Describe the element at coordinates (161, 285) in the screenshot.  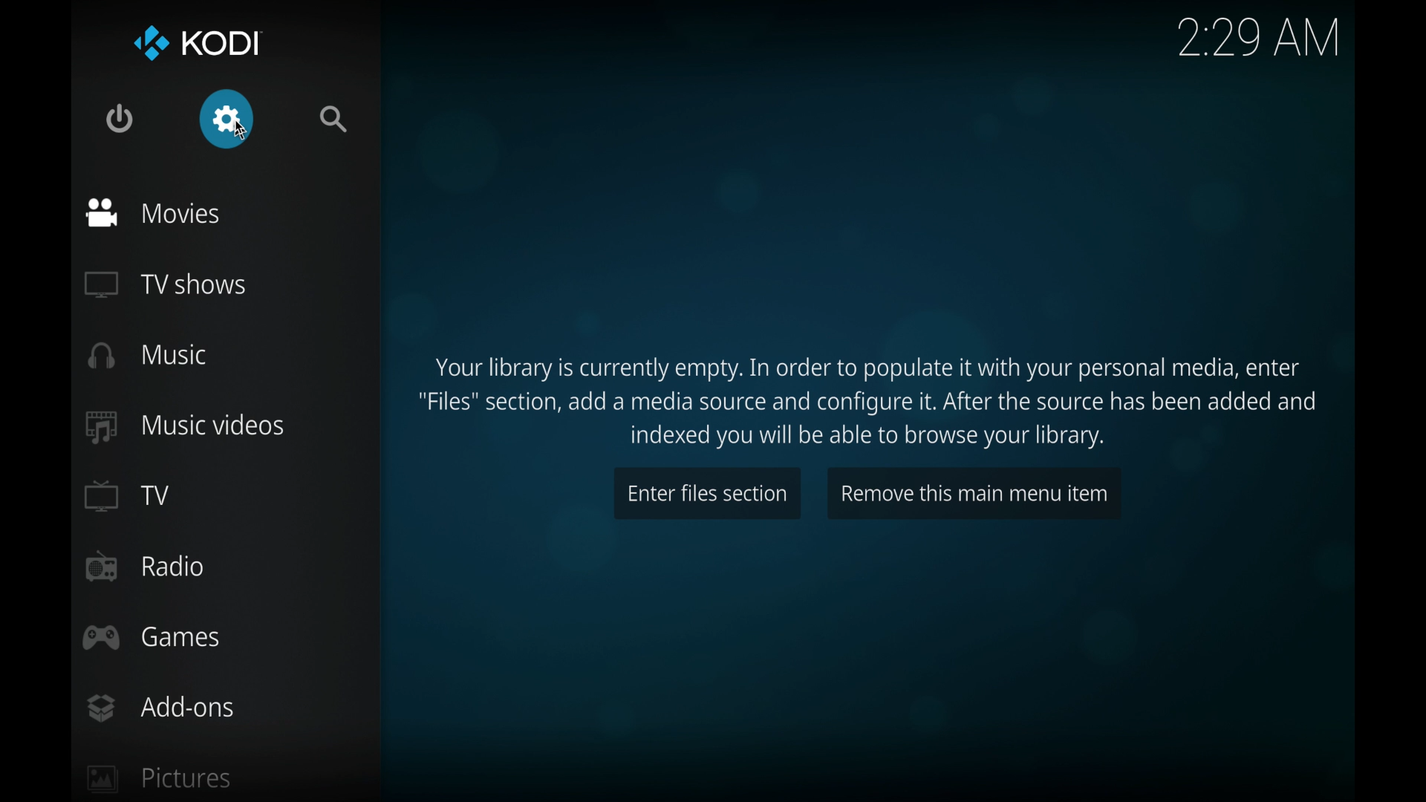
I see `tv shows` at that location.